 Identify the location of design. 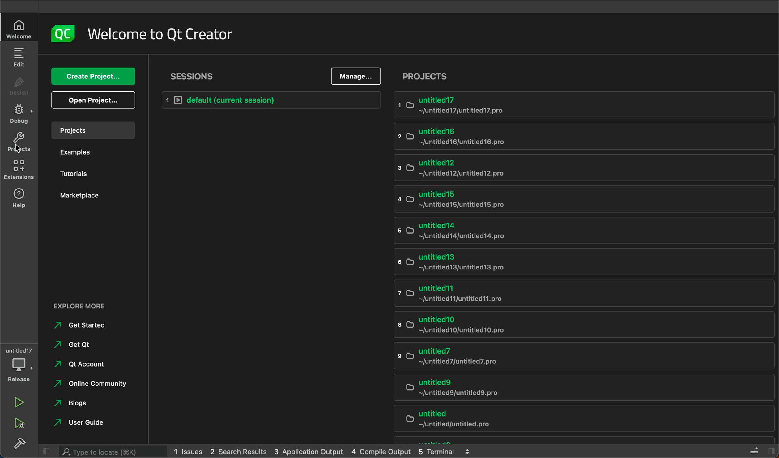
(22, 85).